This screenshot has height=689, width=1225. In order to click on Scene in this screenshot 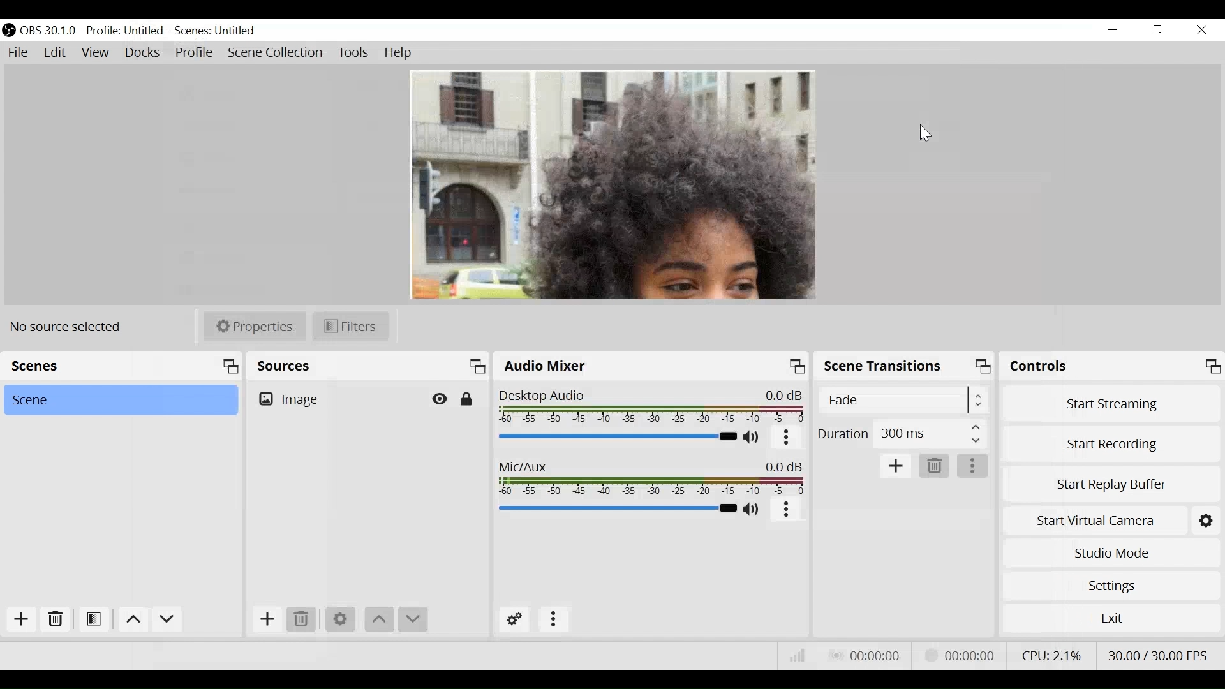, I will do `click(121, 401)`.